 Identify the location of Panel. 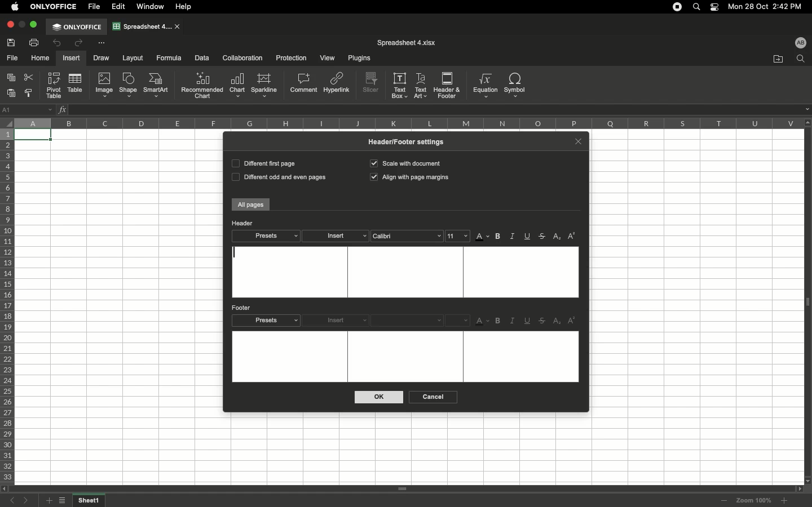
(807, 302).